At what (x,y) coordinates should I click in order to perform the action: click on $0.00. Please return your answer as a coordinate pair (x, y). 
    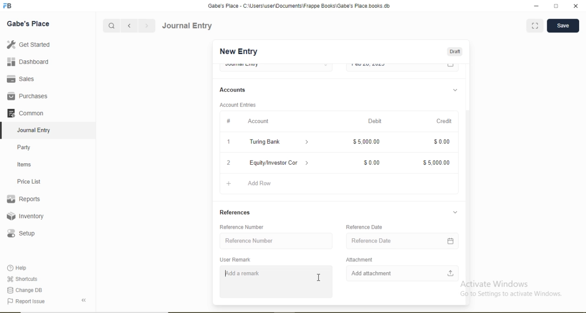
    Looking at the image, I should click on (441, 141).